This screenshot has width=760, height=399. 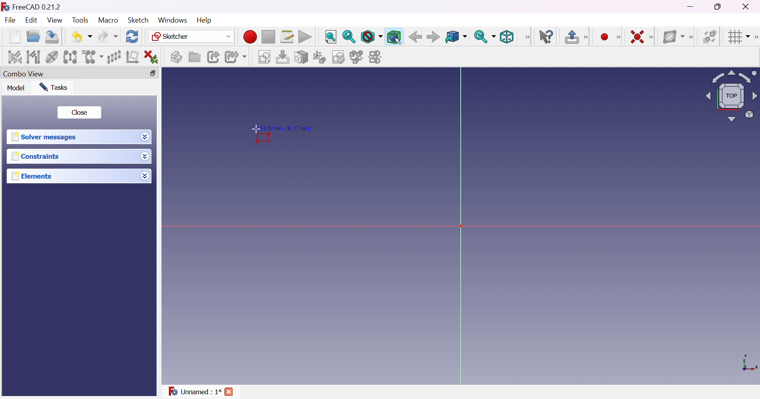 I want to click on Macros, so click(x=287, y=36).